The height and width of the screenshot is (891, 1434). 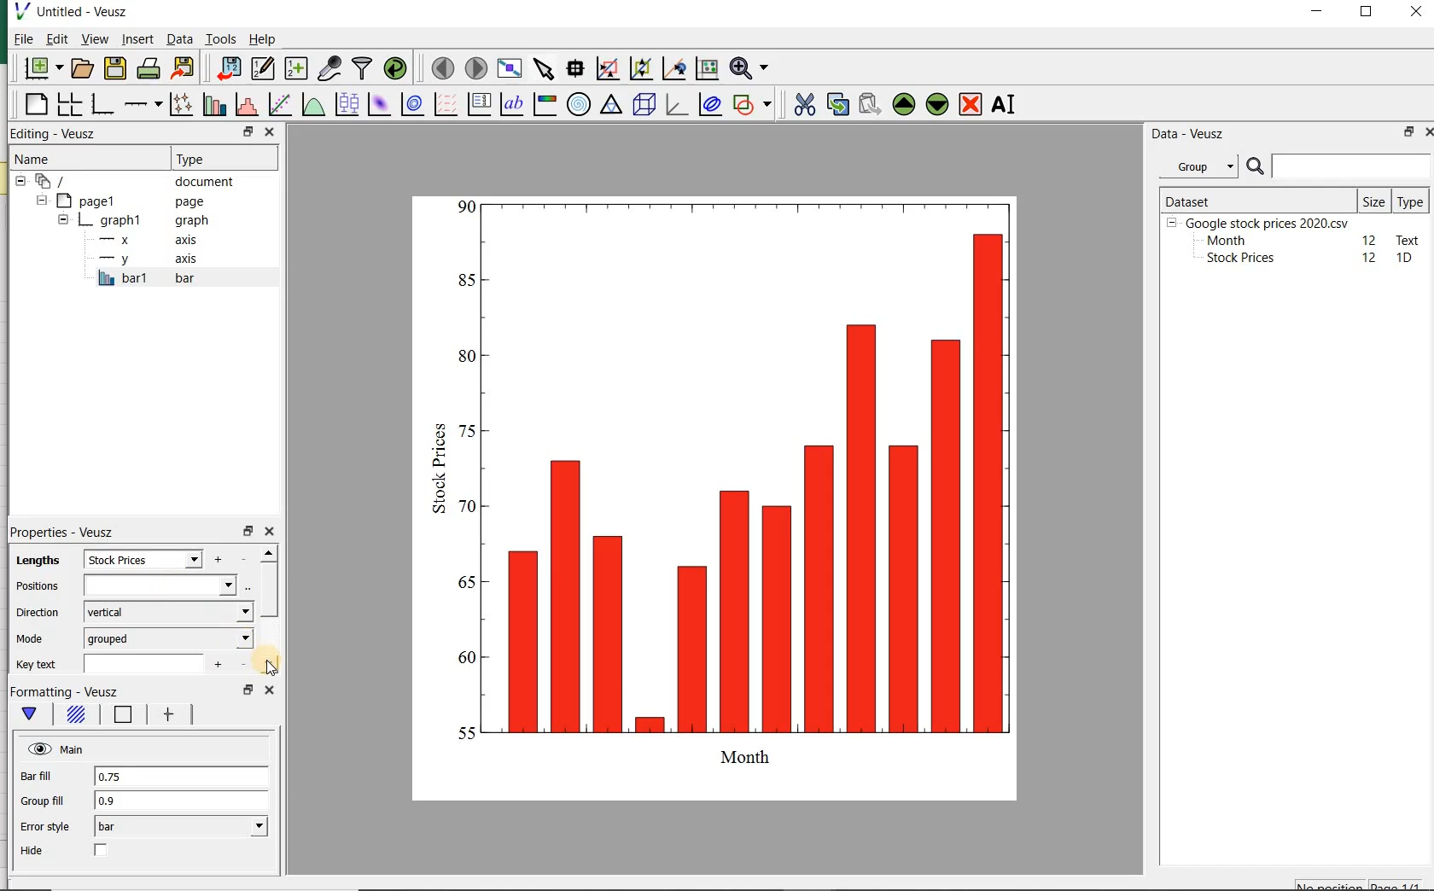 I want to click on error bar line, so click(x=172, y=714).